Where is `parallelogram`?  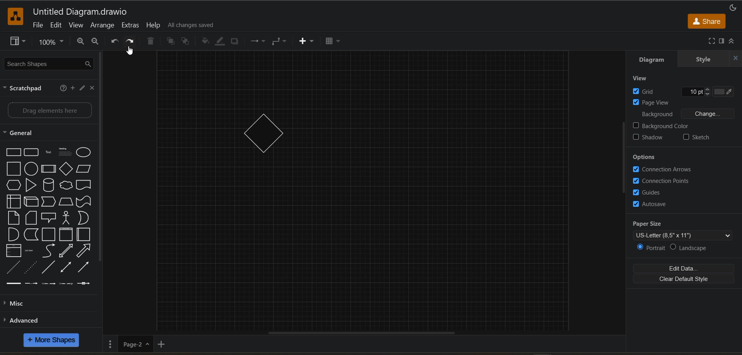 parallelogram is located at coordinates (83, 169).